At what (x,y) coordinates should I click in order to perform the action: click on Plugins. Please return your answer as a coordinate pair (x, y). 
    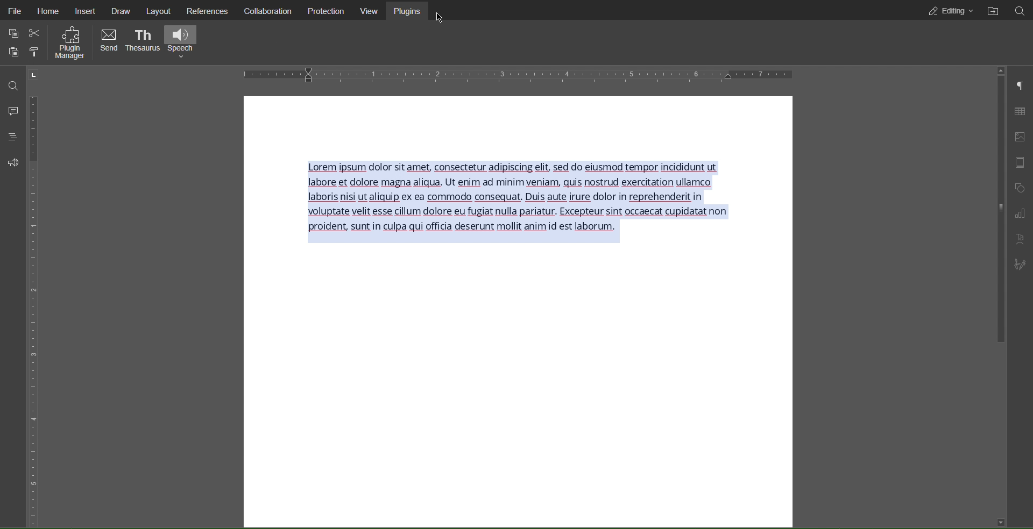
    Looking at the image, I should click on (411, 11).